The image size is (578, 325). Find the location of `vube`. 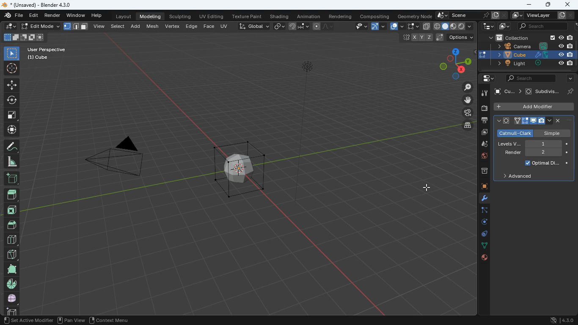

vube is located at coordinates (509, 91).